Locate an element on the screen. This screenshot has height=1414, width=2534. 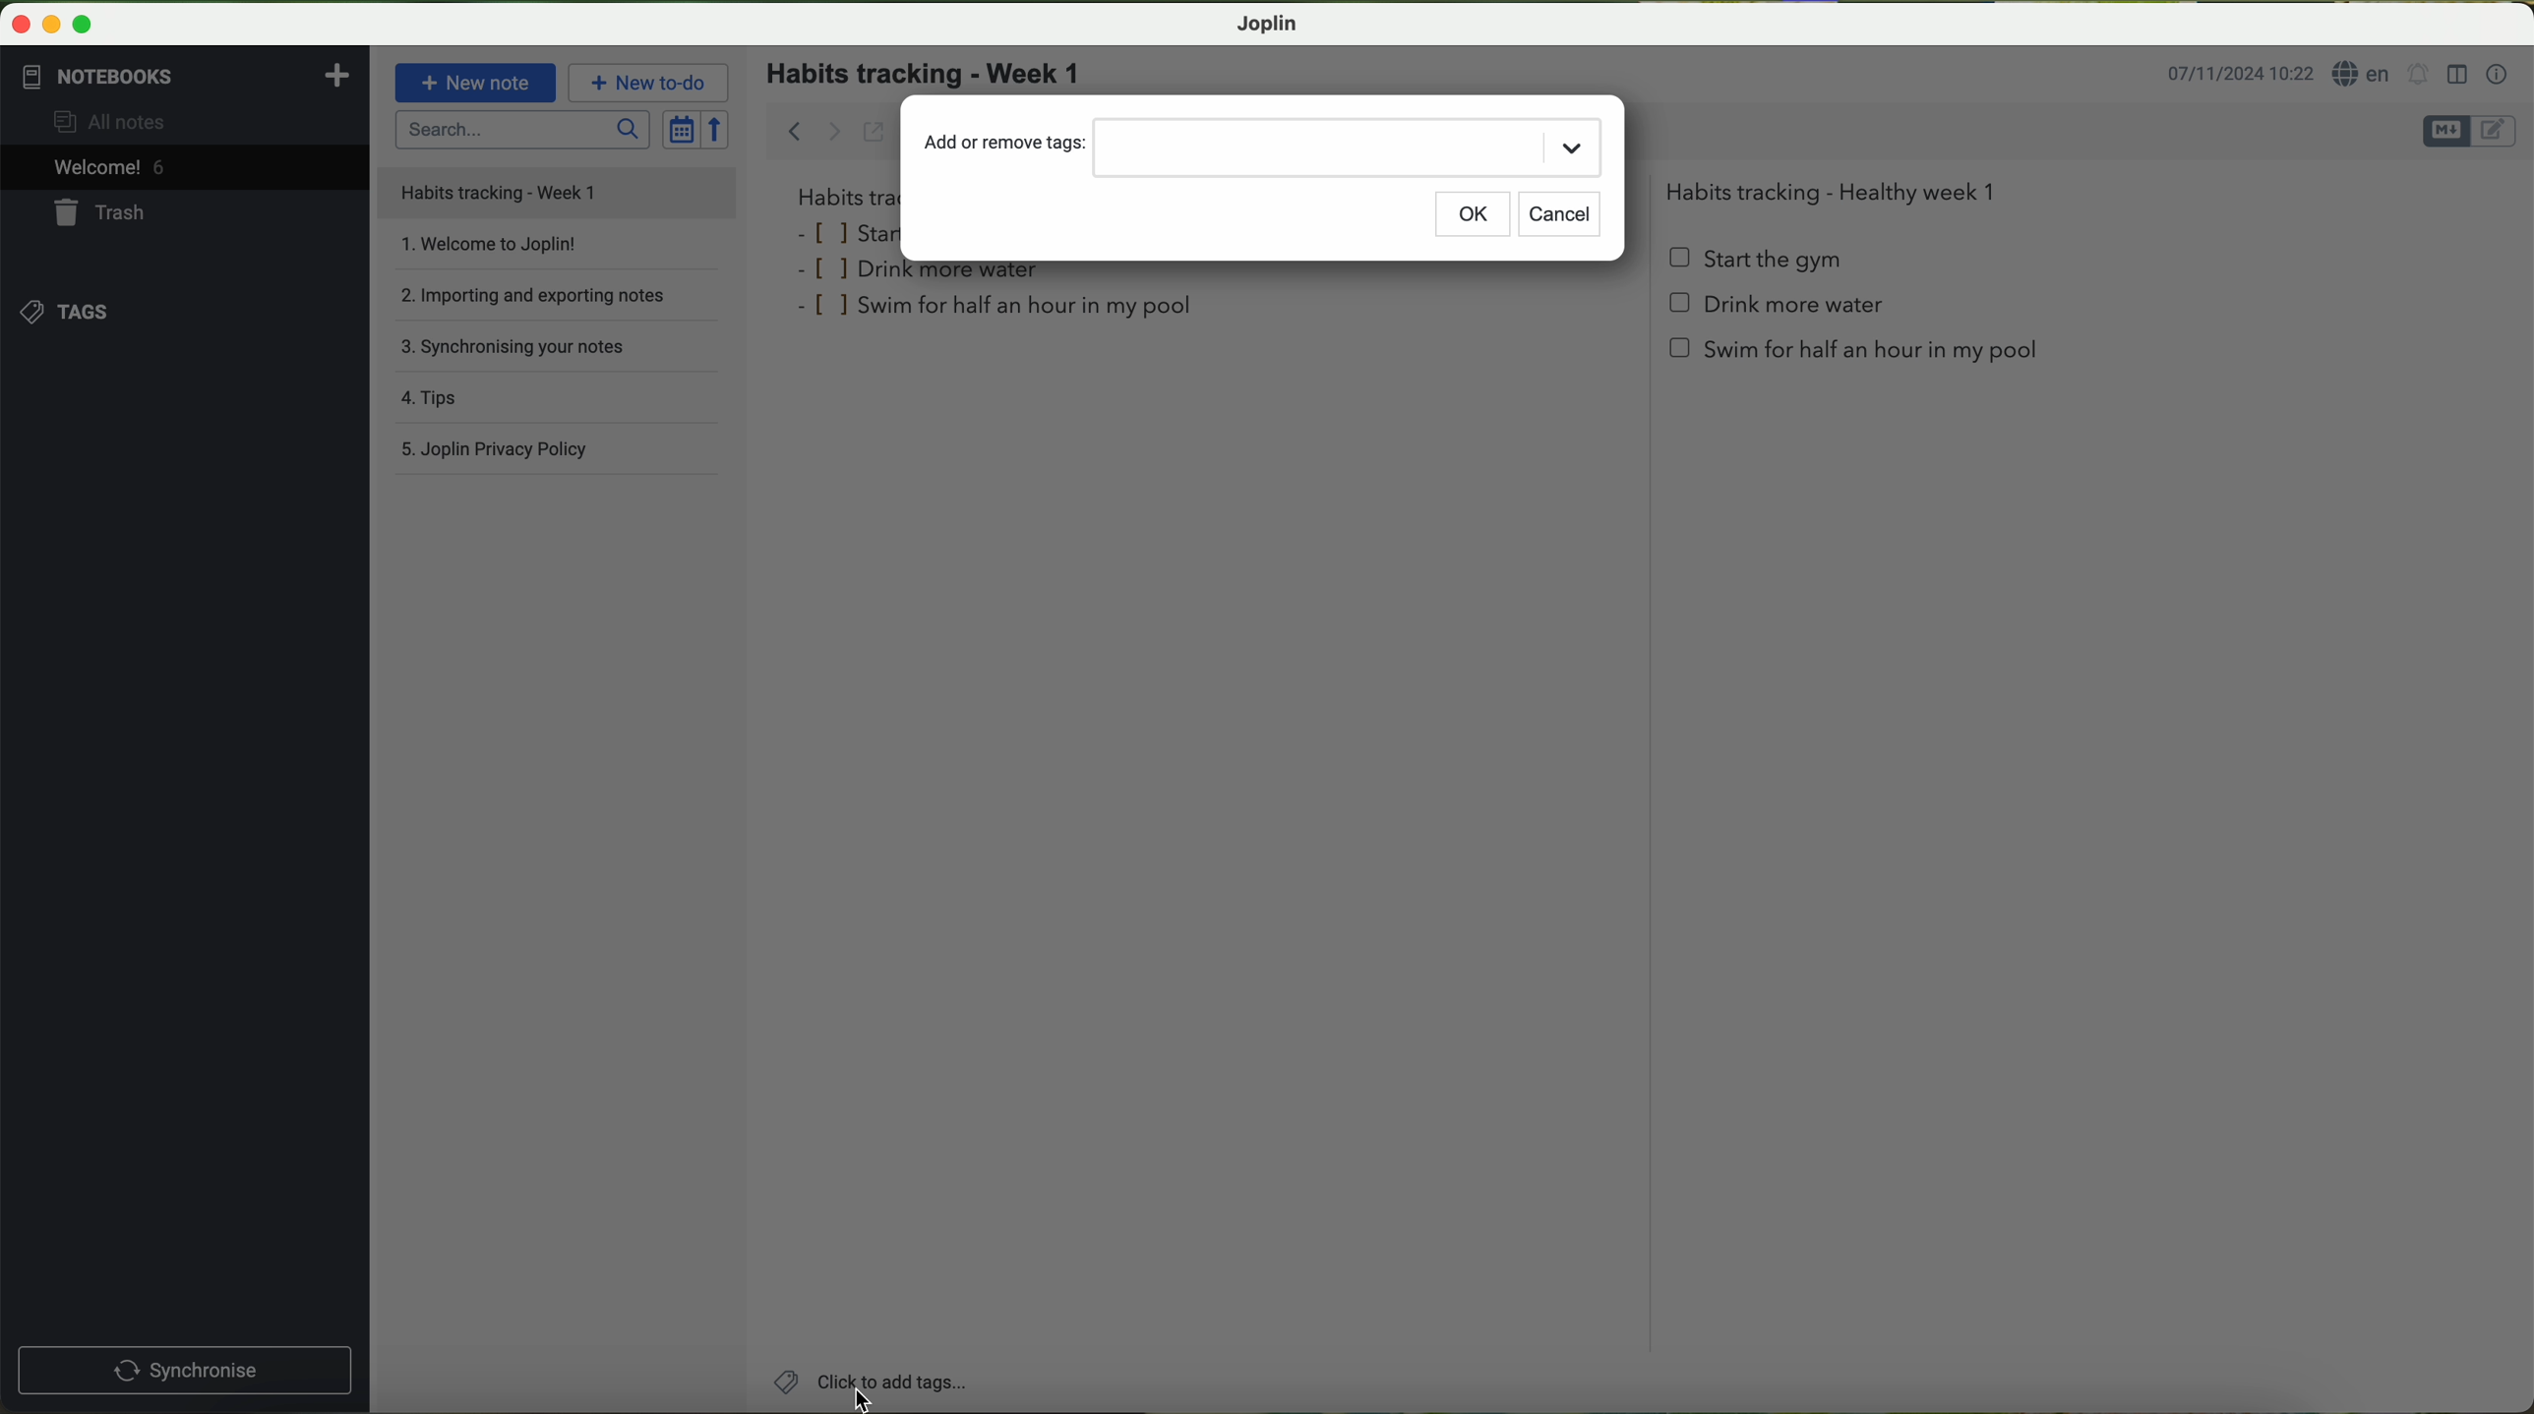
forward is located at coordinates (834, 131).